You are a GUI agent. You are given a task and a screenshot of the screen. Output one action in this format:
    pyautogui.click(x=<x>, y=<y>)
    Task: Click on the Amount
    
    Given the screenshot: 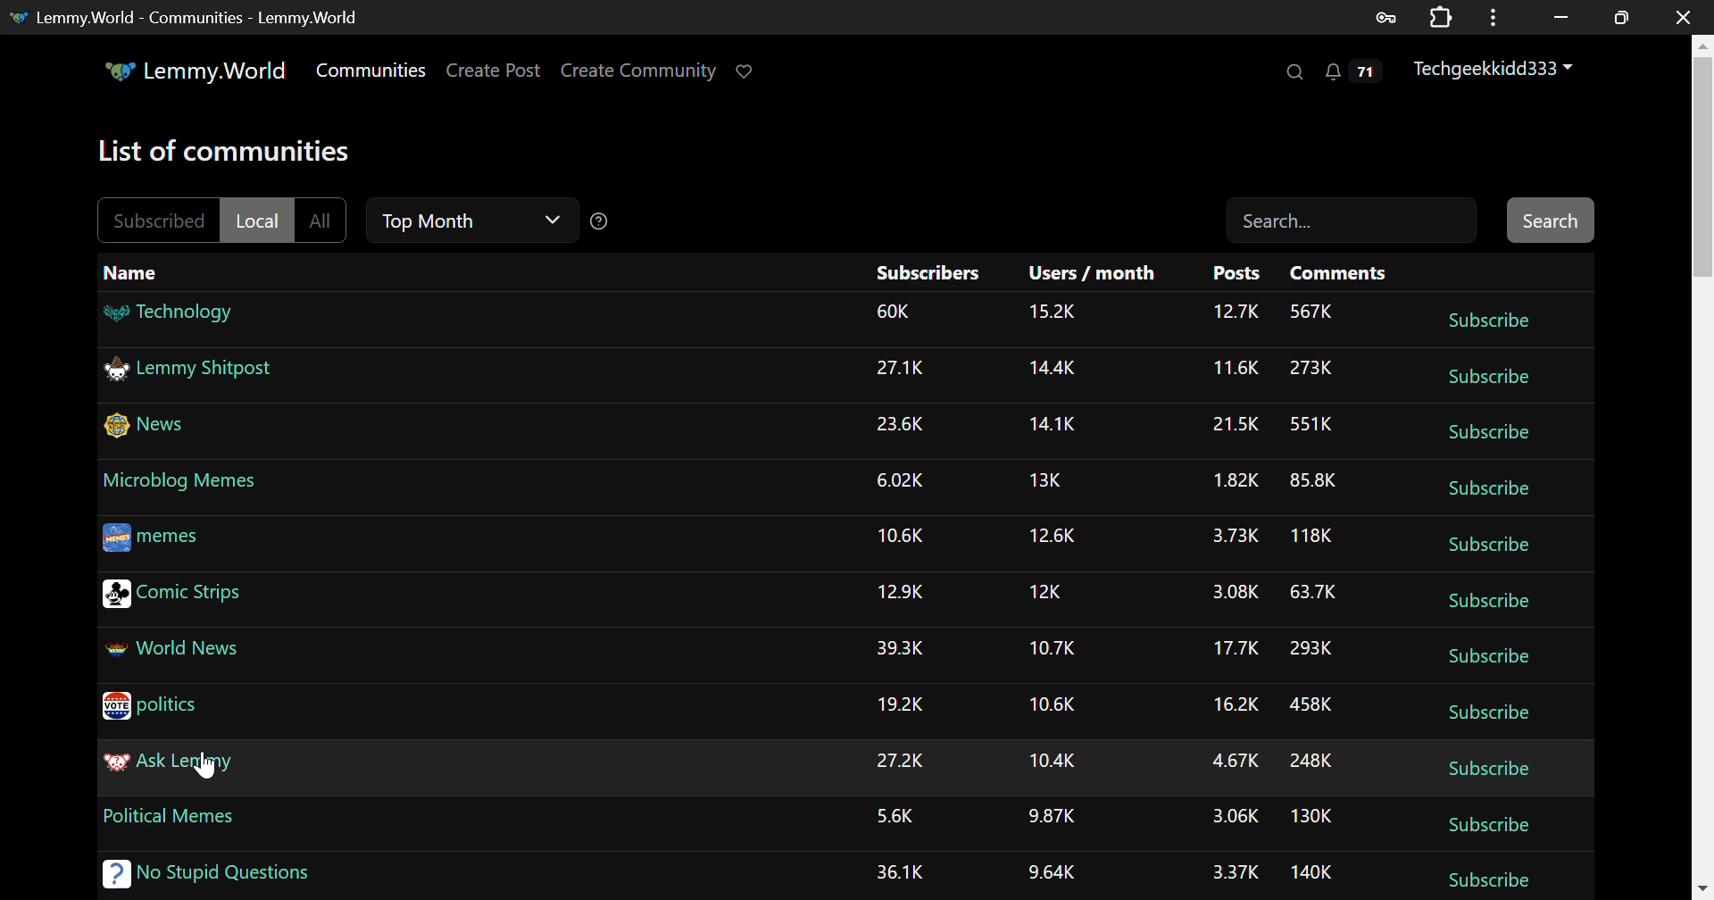 What is the action you would take?
    pyautogui.click(x=1236, y=815)
    